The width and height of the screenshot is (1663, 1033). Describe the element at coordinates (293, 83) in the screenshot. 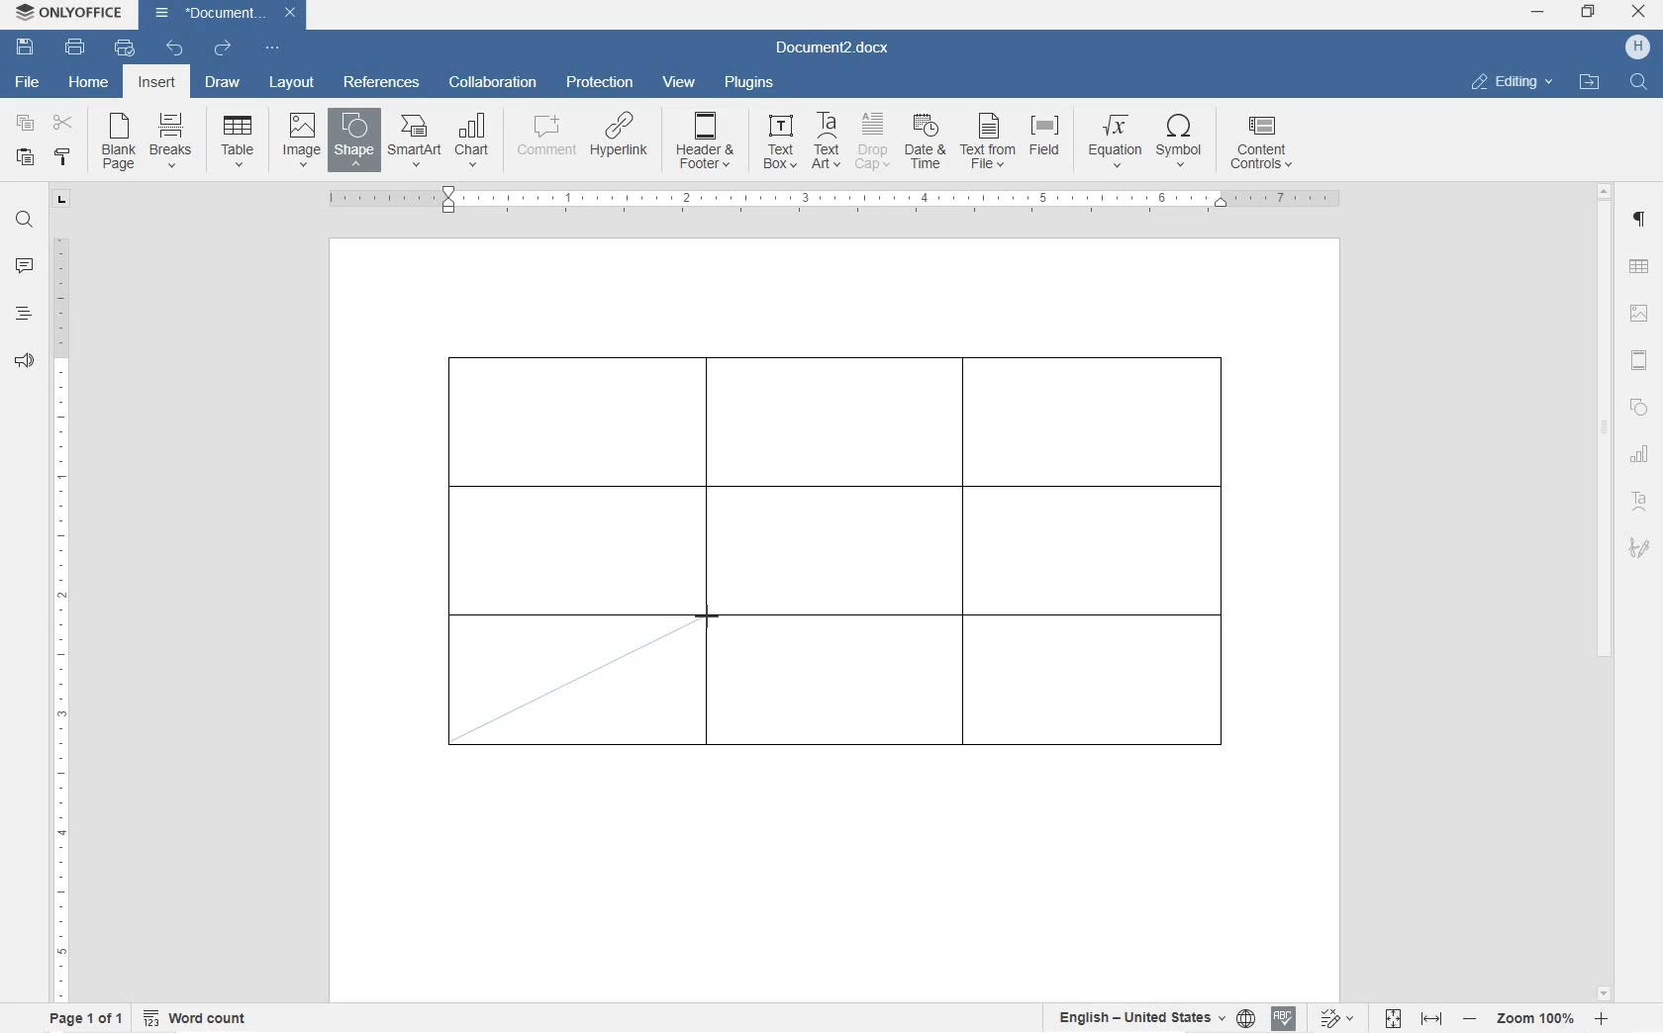

I see `layout` at that location.